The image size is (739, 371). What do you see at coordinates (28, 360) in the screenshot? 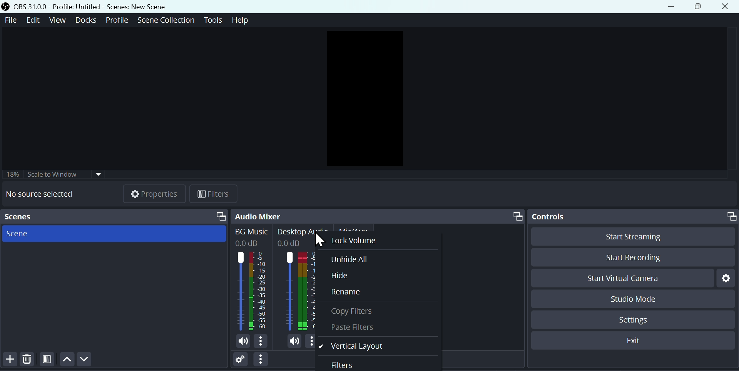
I see `Delete` at bounding box center [28, 360].